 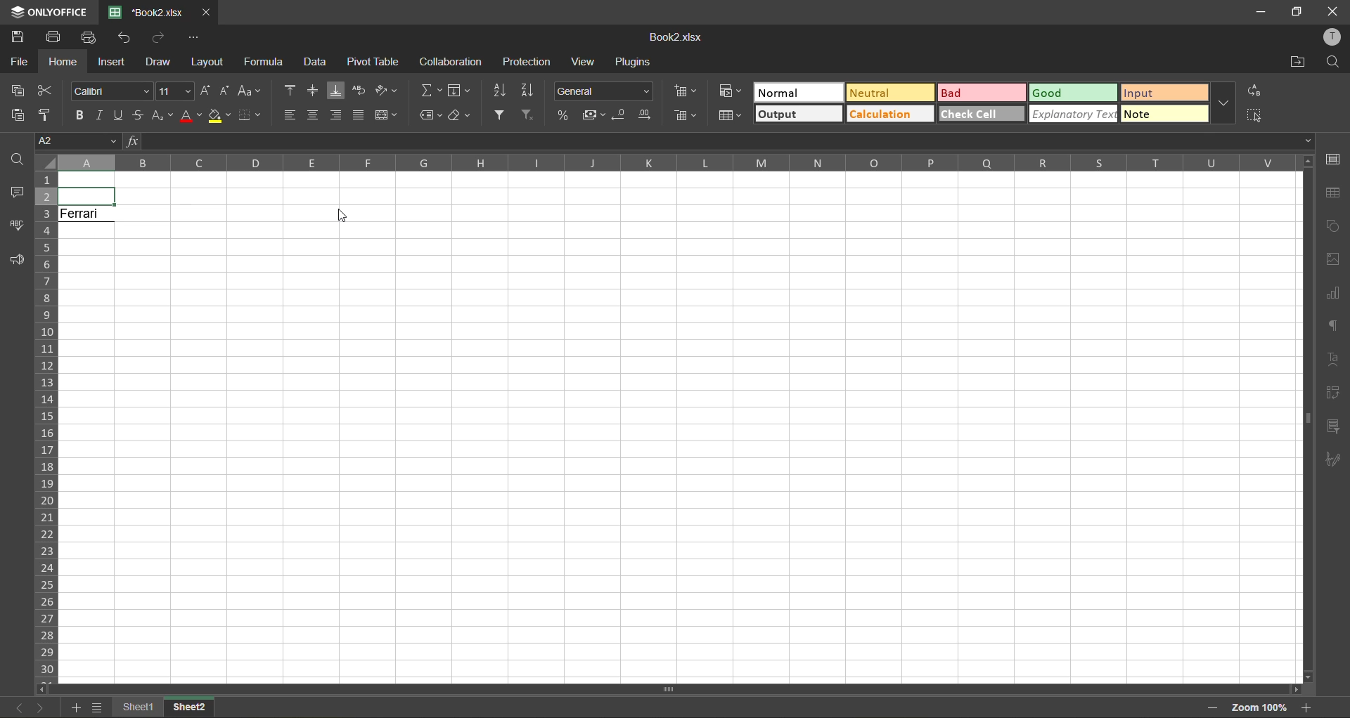 I want to click on quick print, so click(x=90, y=37).